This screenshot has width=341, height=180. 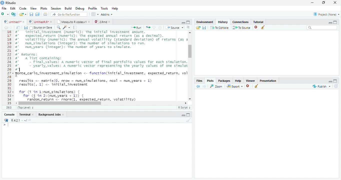 What do you see at coordinates (268, 80) in the screenshot?
I see `Presentation` at bounding box center [268, 80].